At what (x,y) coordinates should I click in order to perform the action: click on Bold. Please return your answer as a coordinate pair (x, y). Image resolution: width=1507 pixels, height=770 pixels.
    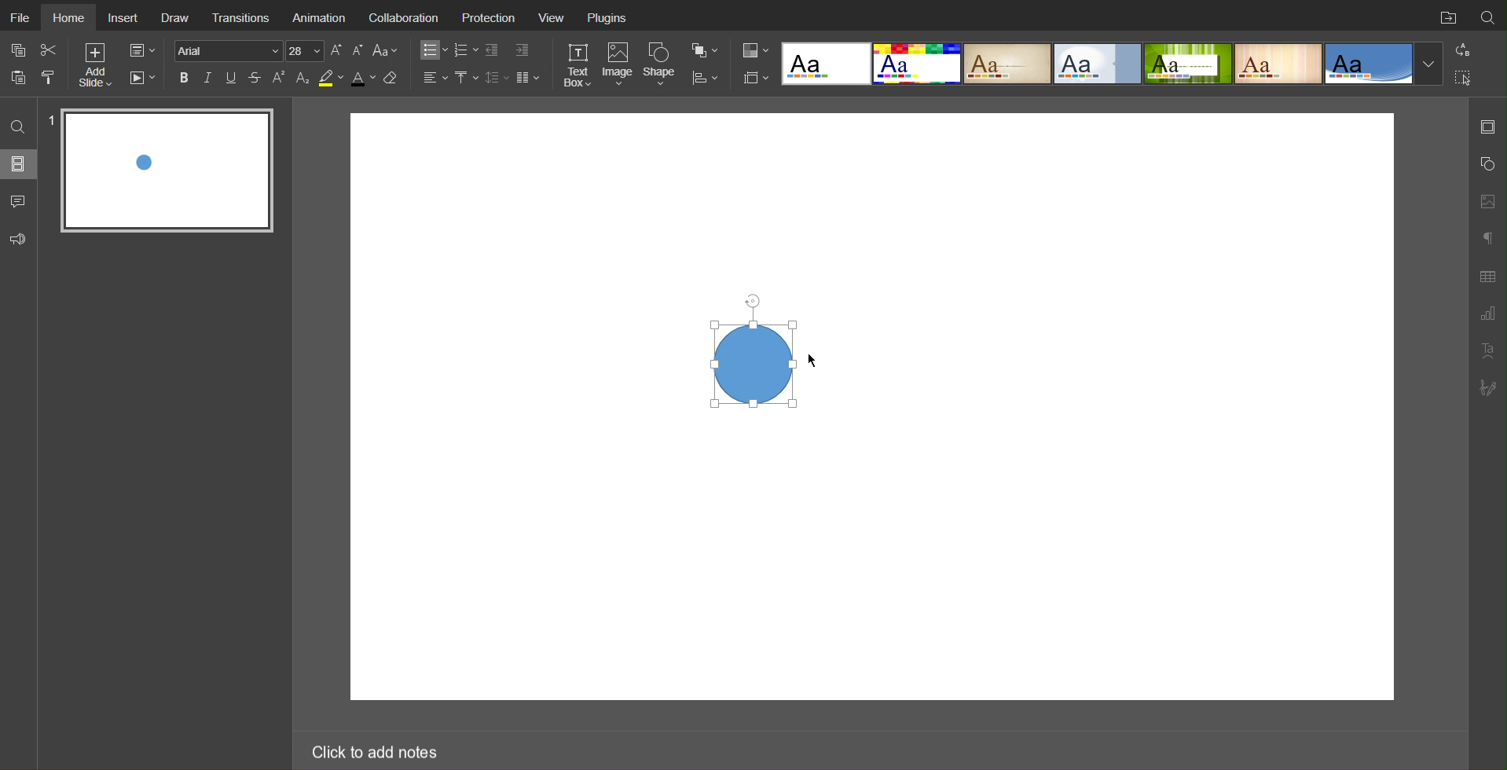
    Looking at the image, I should click on (184, 77).